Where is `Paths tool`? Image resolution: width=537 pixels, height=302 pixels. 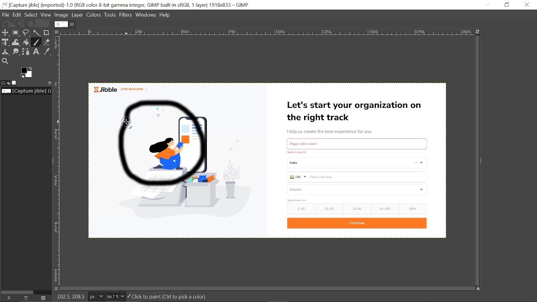 Paths tool is located at coordinates (27, 52).